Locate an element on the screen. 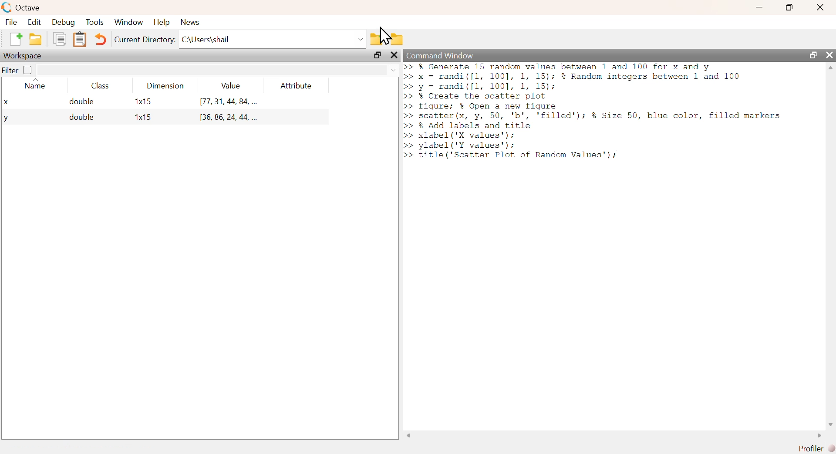  close is located at coordinates (822, 7).